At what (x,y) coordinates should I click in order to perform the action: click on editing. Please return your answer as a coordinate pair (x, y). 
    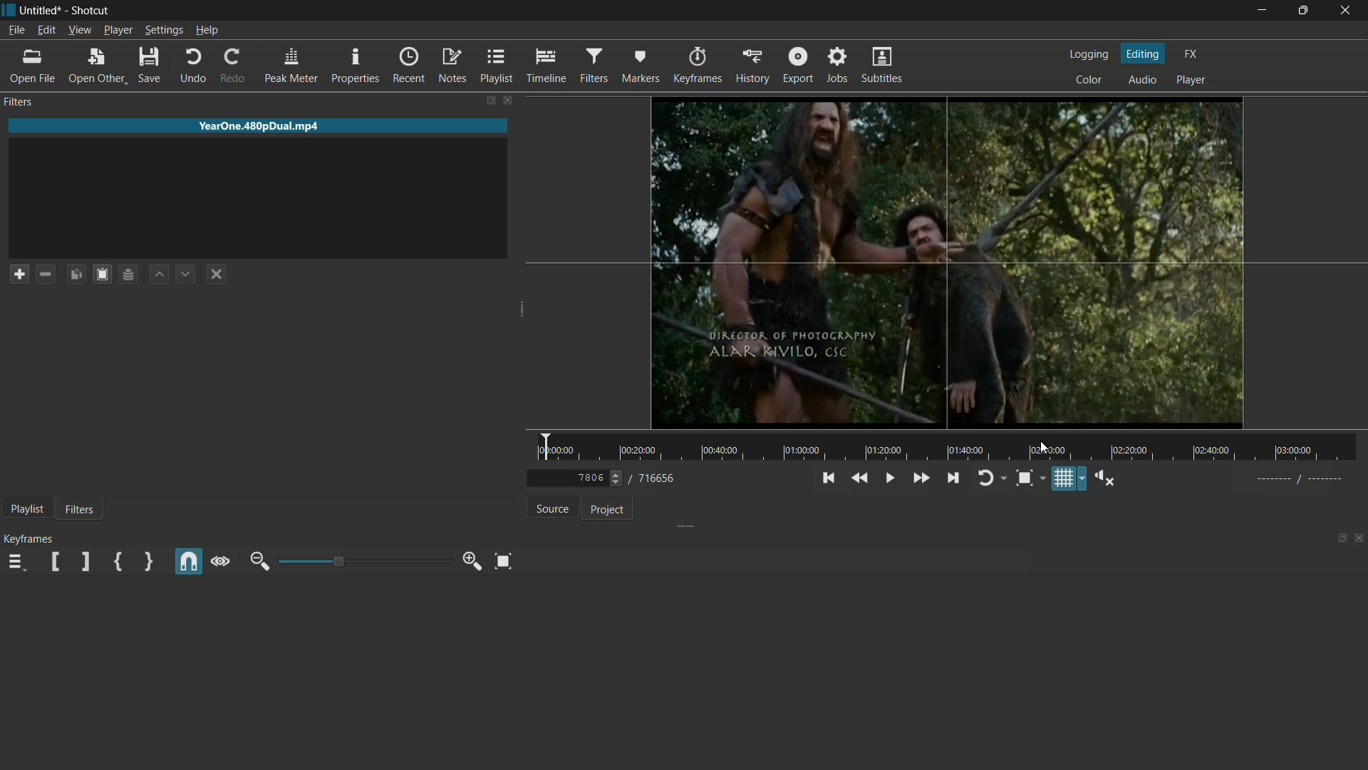
    Looking at the image, I should click on (1146, 54).